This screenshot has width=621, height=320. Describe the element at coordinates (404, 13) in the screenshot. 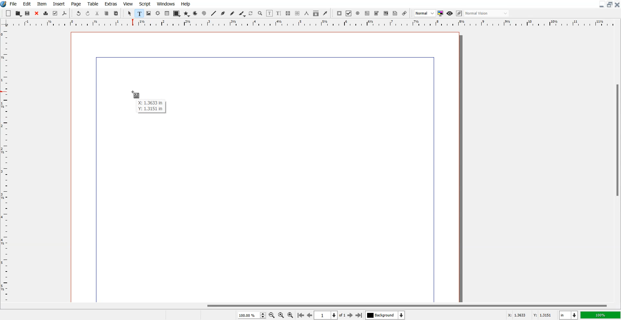

I see `Link Annotation` at that location.